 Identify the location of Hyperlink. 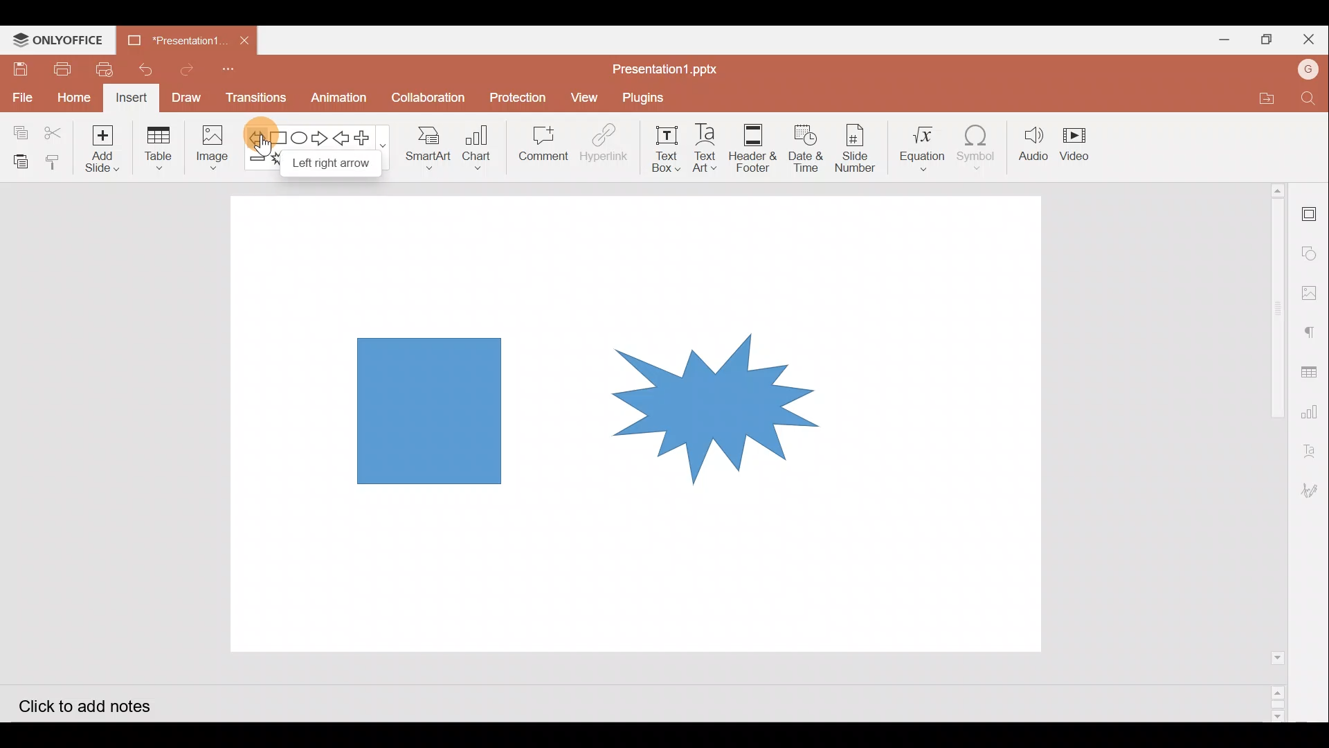
(608, 145).